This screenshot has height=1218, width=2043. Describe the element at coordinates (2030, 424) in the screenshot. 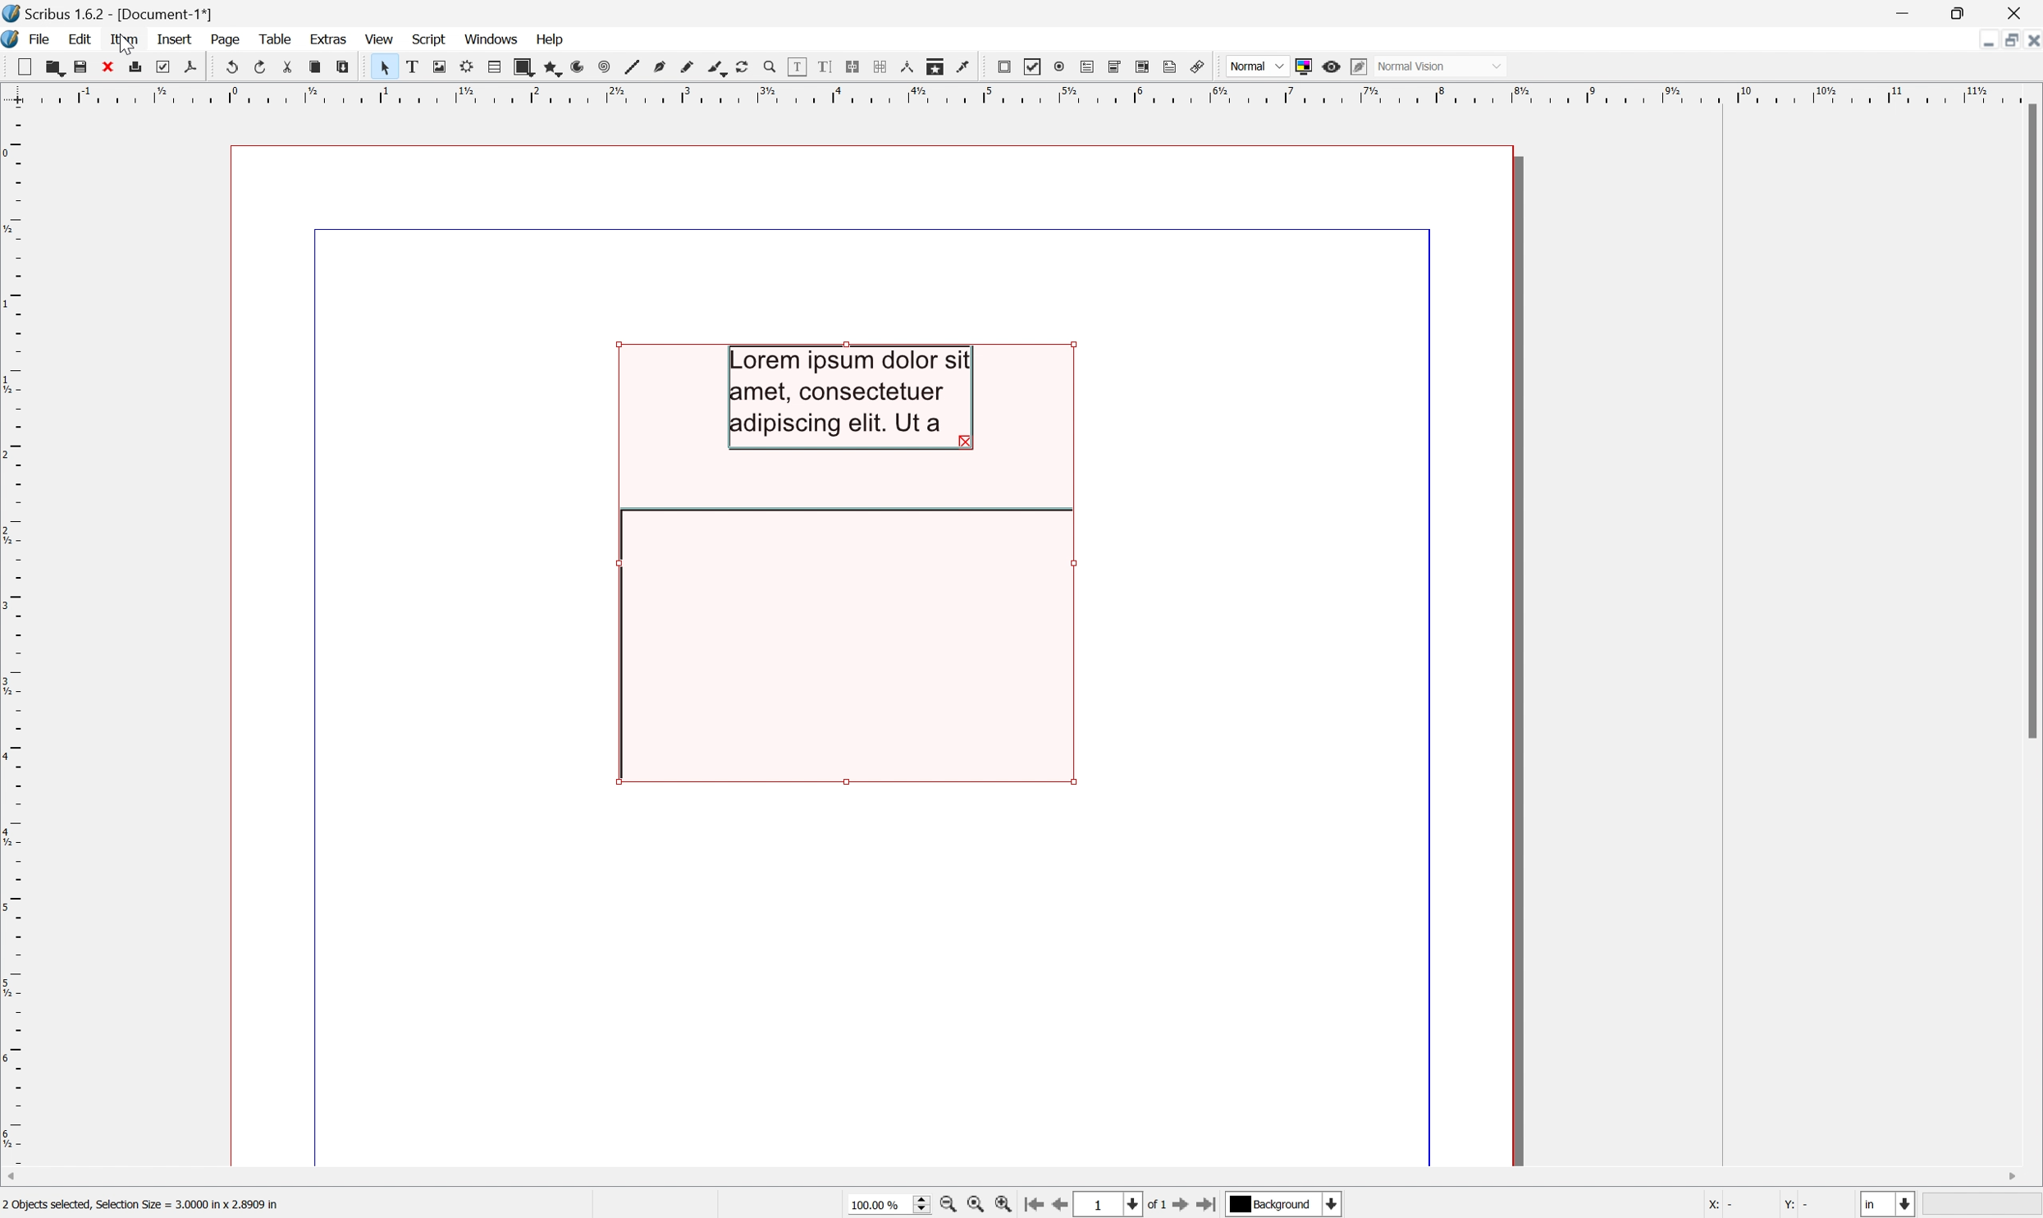

I see `Scroll bar` at that location.